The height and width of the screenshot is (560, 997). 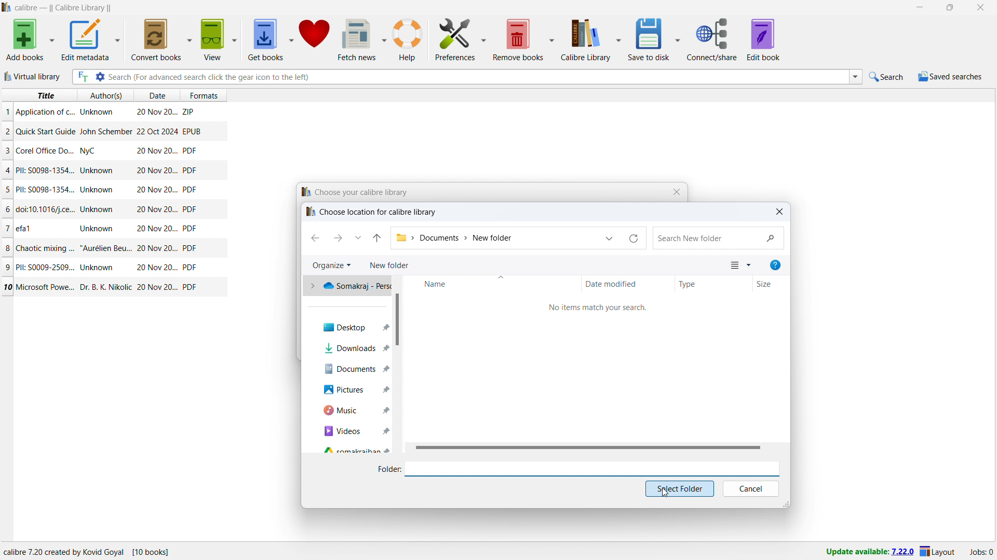 What do you see at coordinates (679, 38) in the screenshot?
I see `save to disk options` at bounding box center [679, 38].